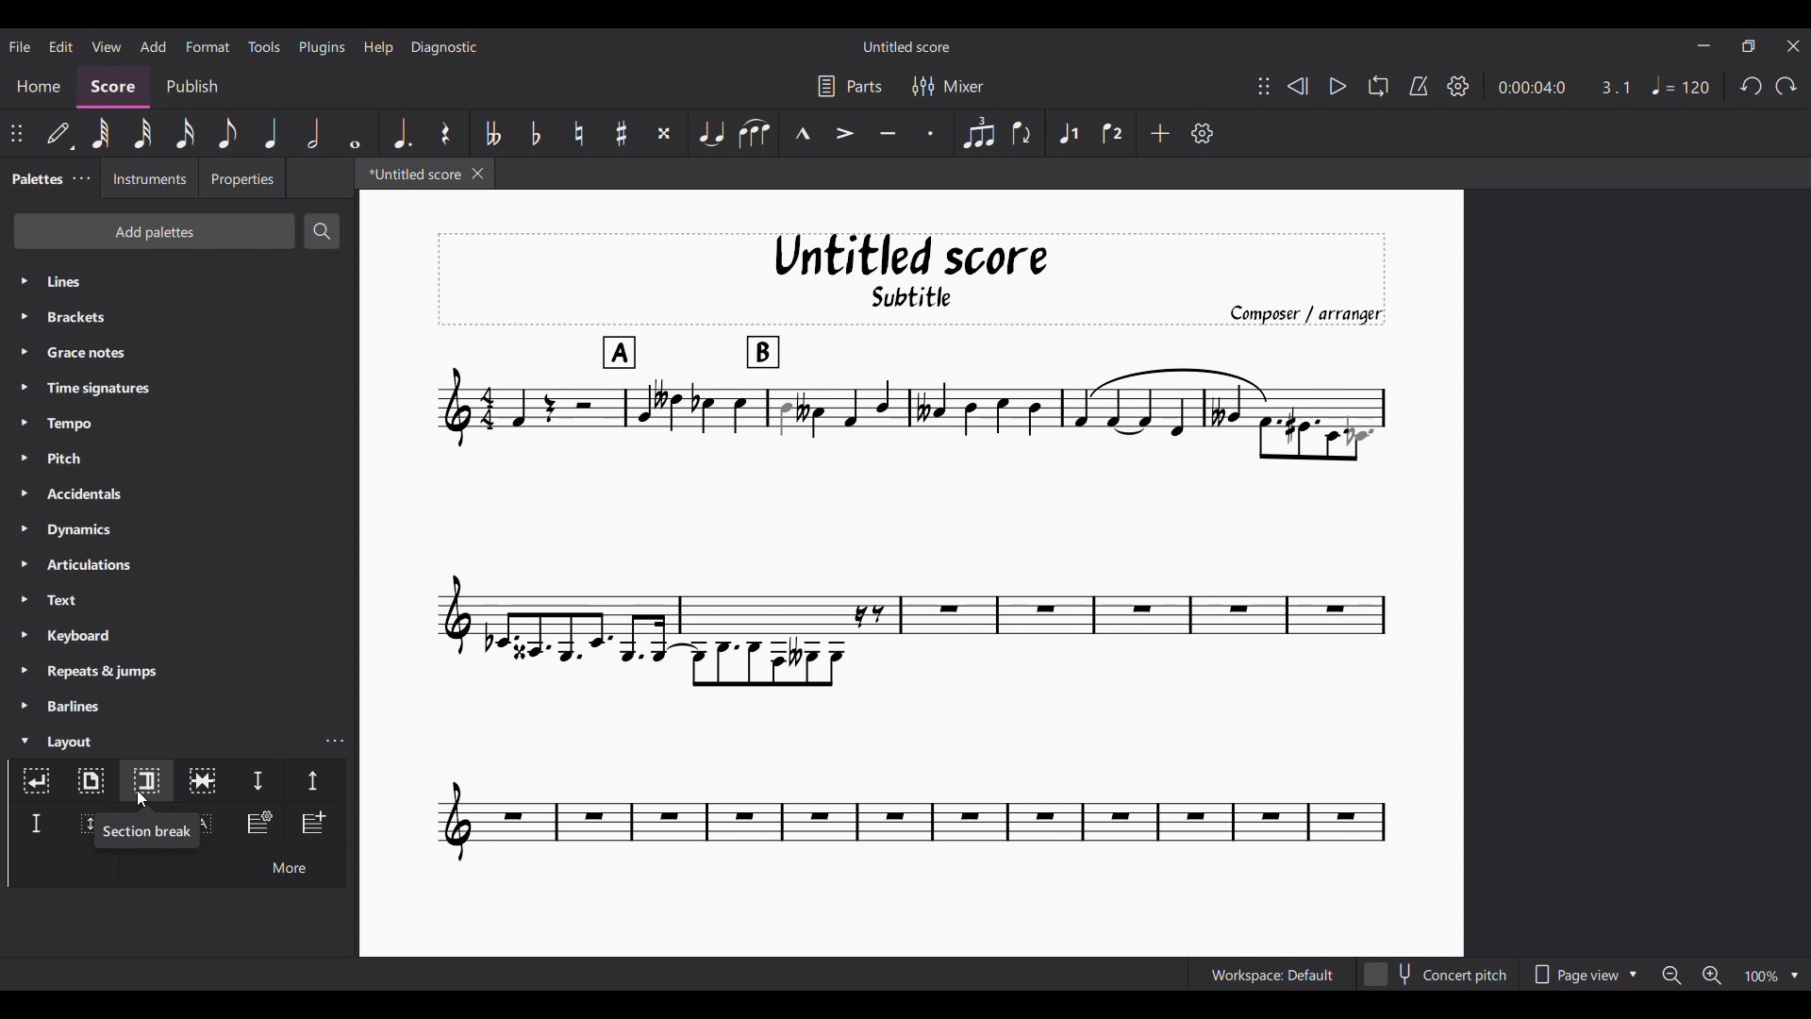  I want to click on Add menu, so click(154, 46).